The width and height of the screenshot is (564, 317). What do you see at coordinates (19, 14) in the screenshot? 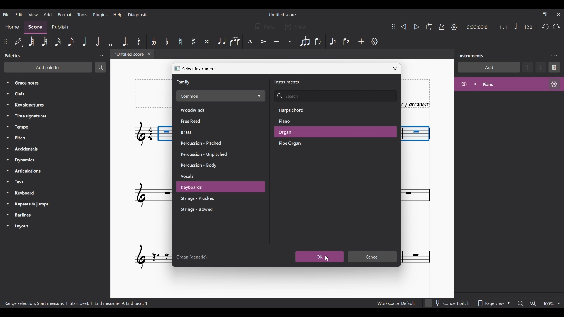
I see `Edit menu` at bounding box center [19, 14].